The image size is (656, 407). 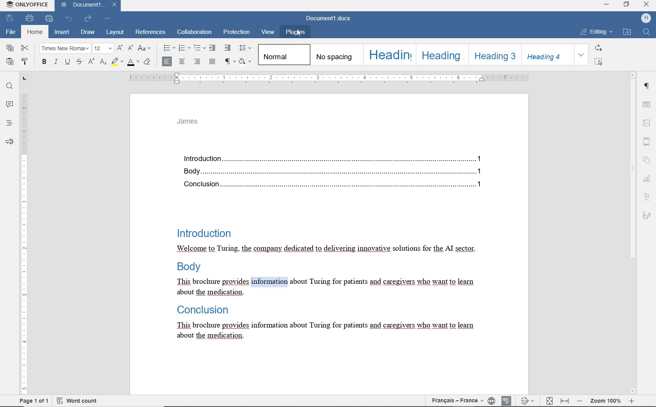 I want to click on CHANGE CASE, so click(x=145, y=49).